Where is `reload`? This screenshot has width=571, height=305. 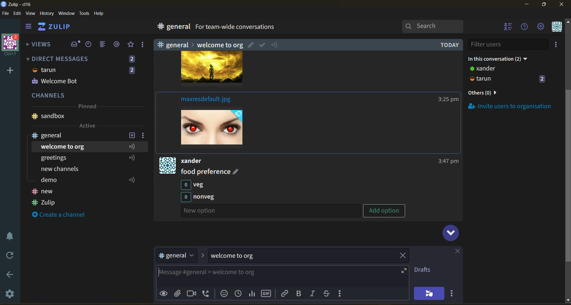
reload is located at coordinates (8, 255).